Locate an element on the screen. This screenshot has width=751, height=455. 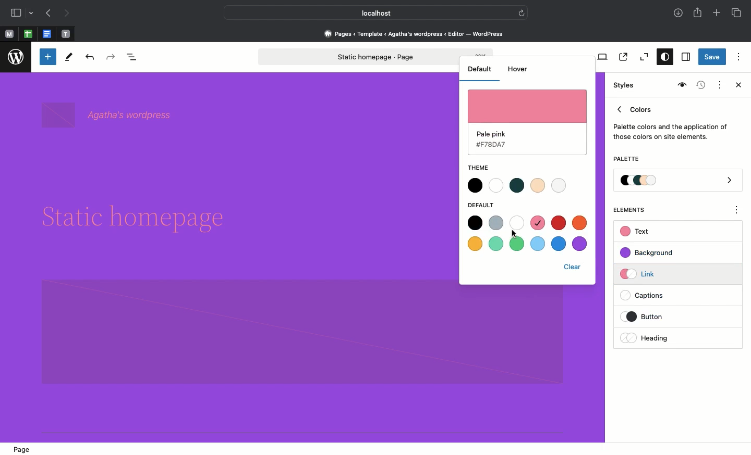
Heading is located at coordinates (647, 338).